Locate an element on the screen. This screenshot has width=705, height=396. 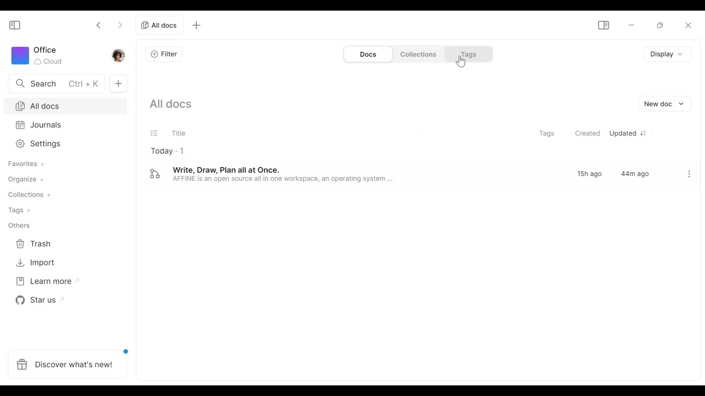
Update is located at coordinates (623, 134).